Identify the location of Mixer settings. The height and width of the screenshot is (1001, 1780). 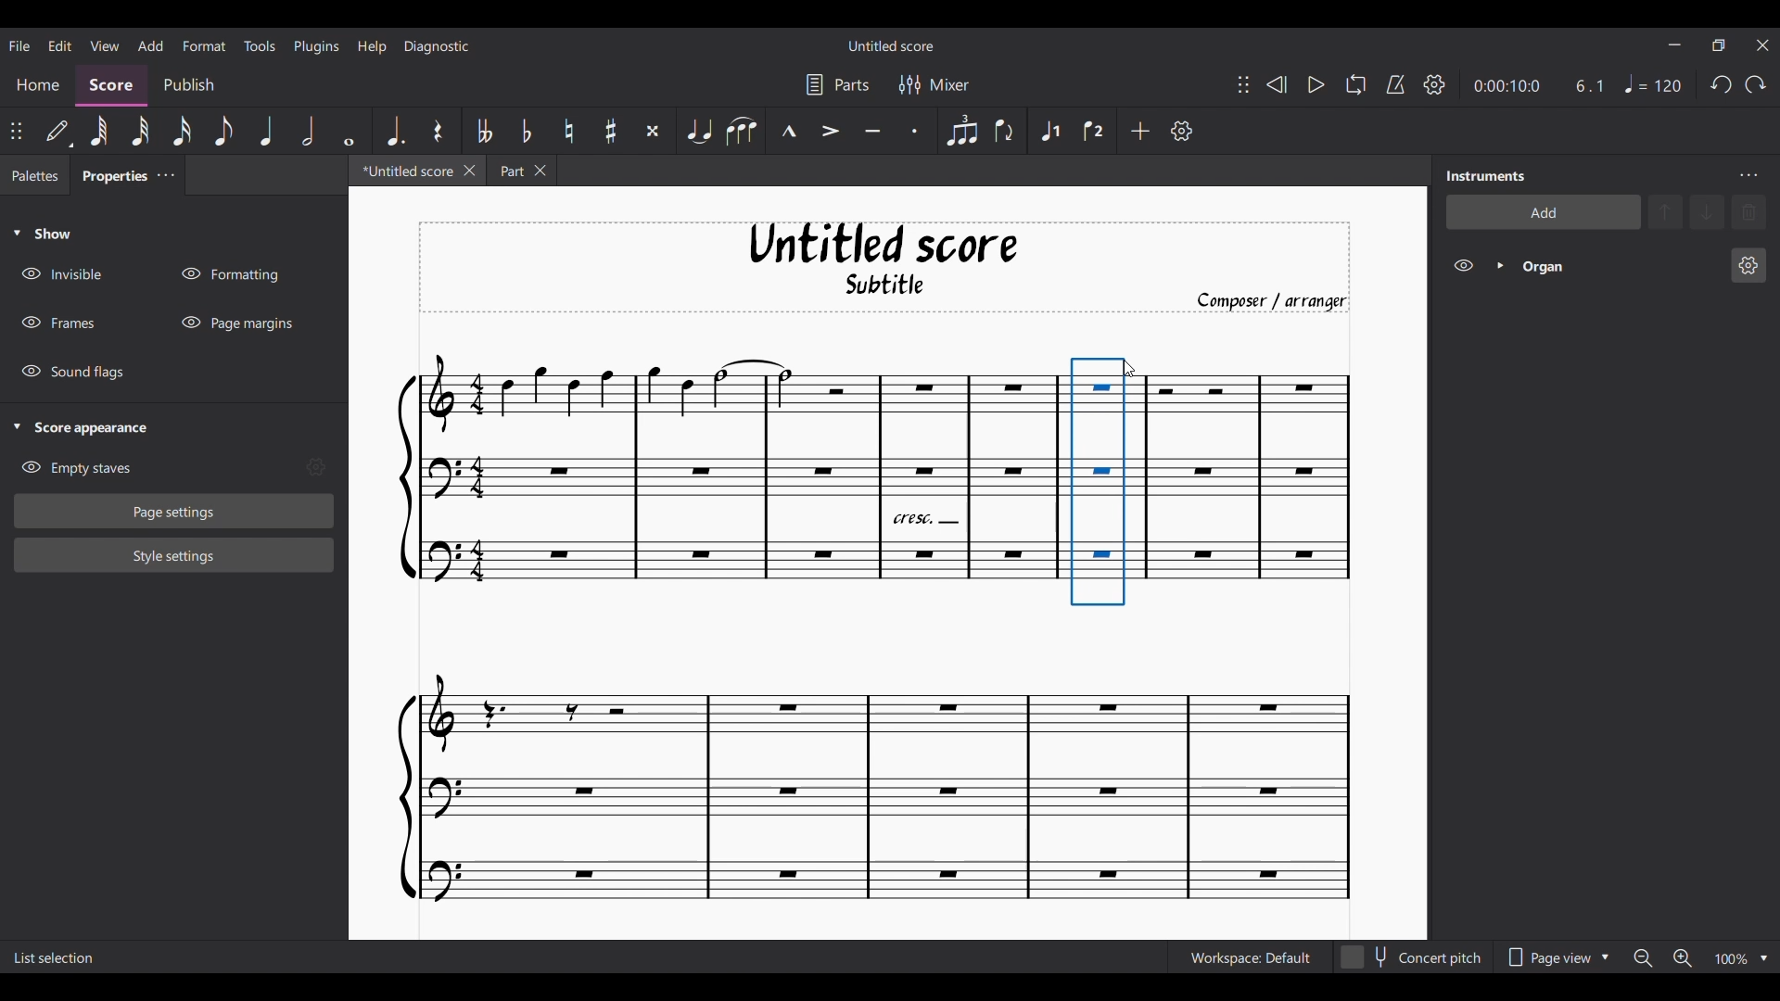
(933, 84).